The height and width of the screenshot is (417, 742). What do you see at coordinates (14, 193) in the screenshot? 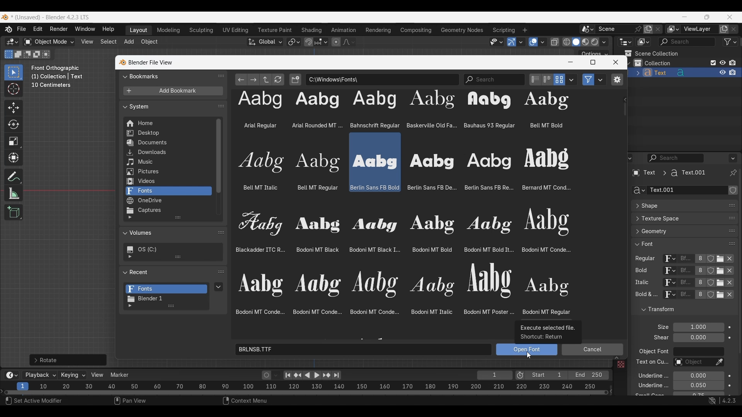
I see `Measure` at bounding box center [14, 193].